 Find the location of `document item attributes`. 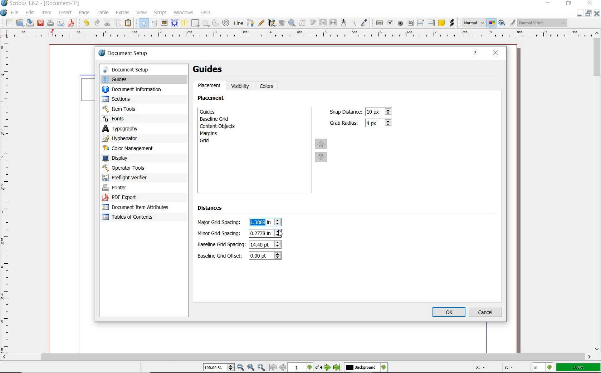

document item attributes is located at coordinates (137, 207).